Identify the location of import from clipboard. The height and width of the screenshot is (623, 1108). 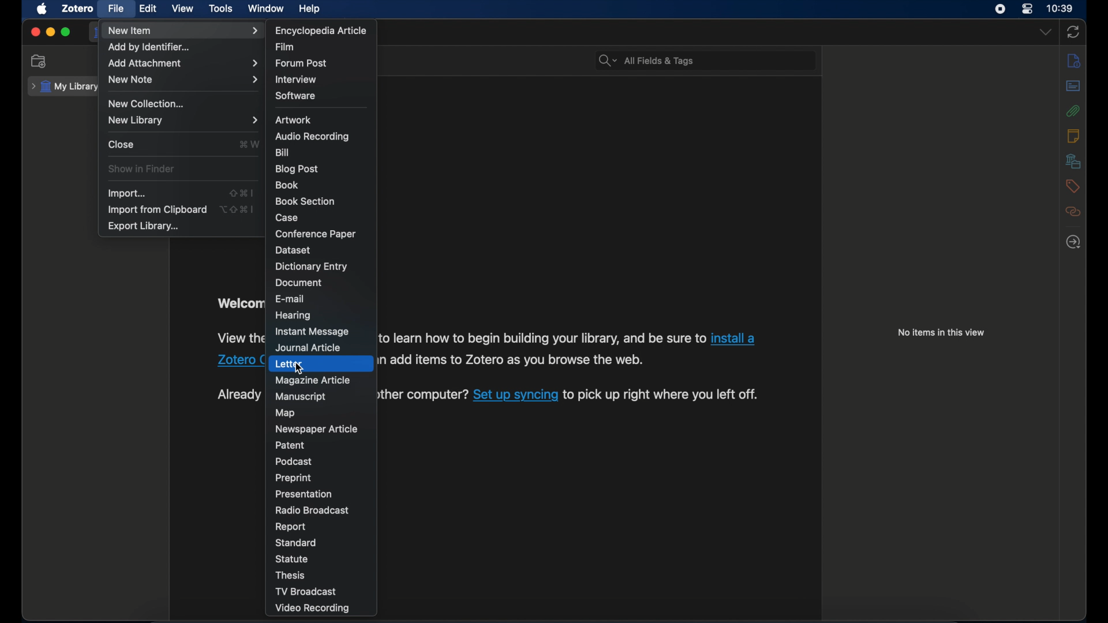
(157, 209).